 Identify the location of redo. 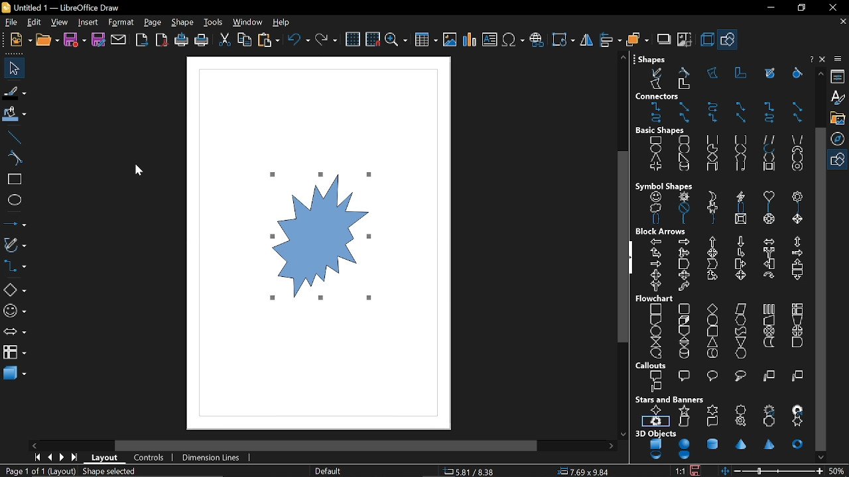
(326, 41).